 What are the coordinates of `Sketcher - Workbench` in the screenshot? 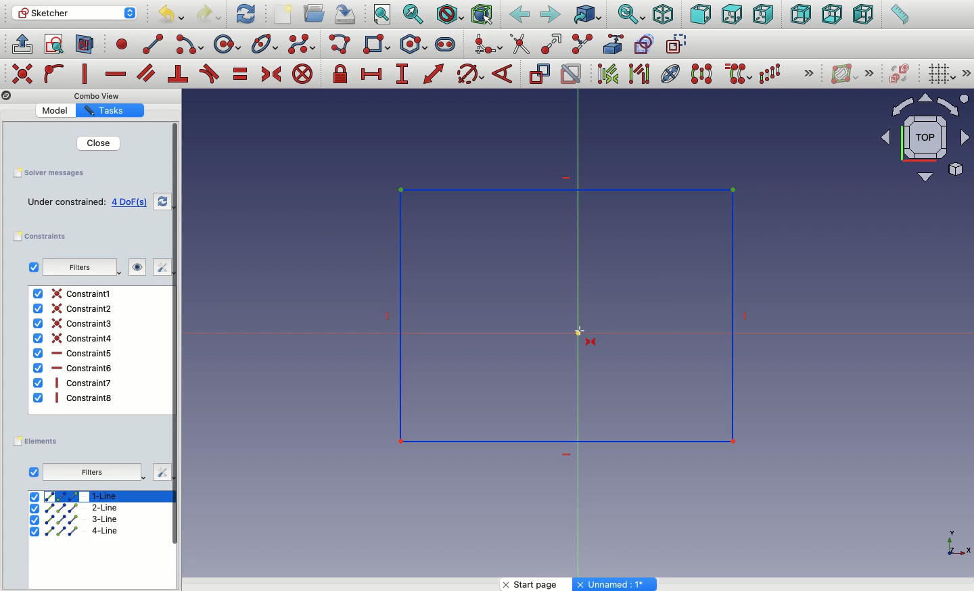 It's located at (74, 13).